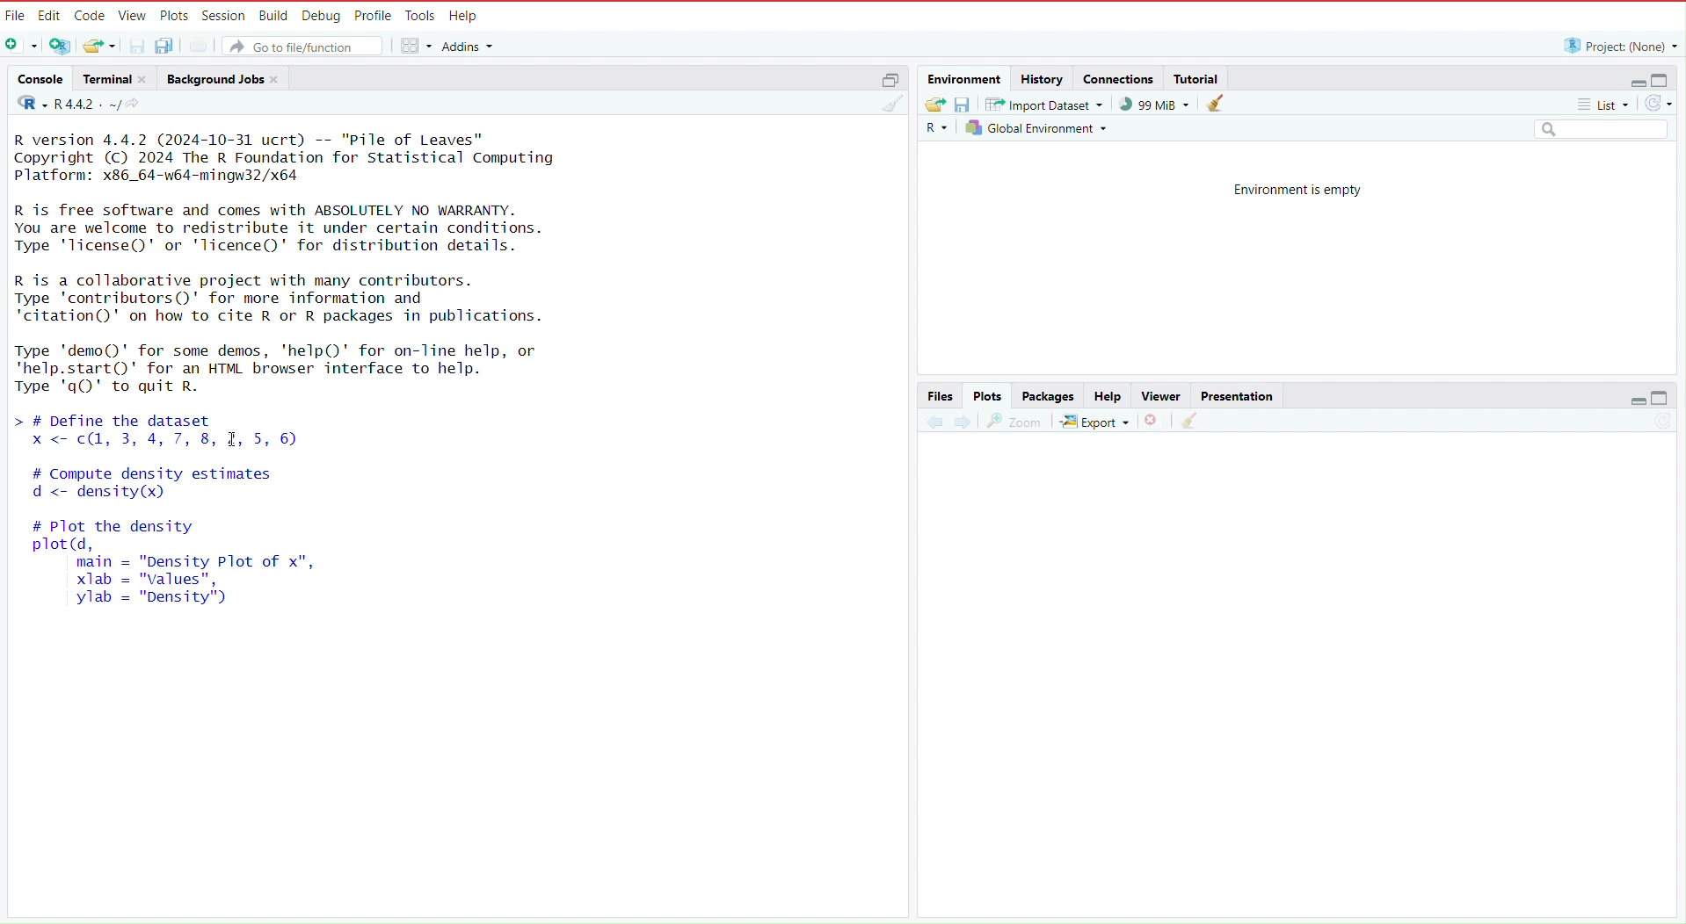 The height and width of the screenshot is (924, 1686). Describe the element at coordinates (1094, 422) in the screenshot. I see `export` at that location.